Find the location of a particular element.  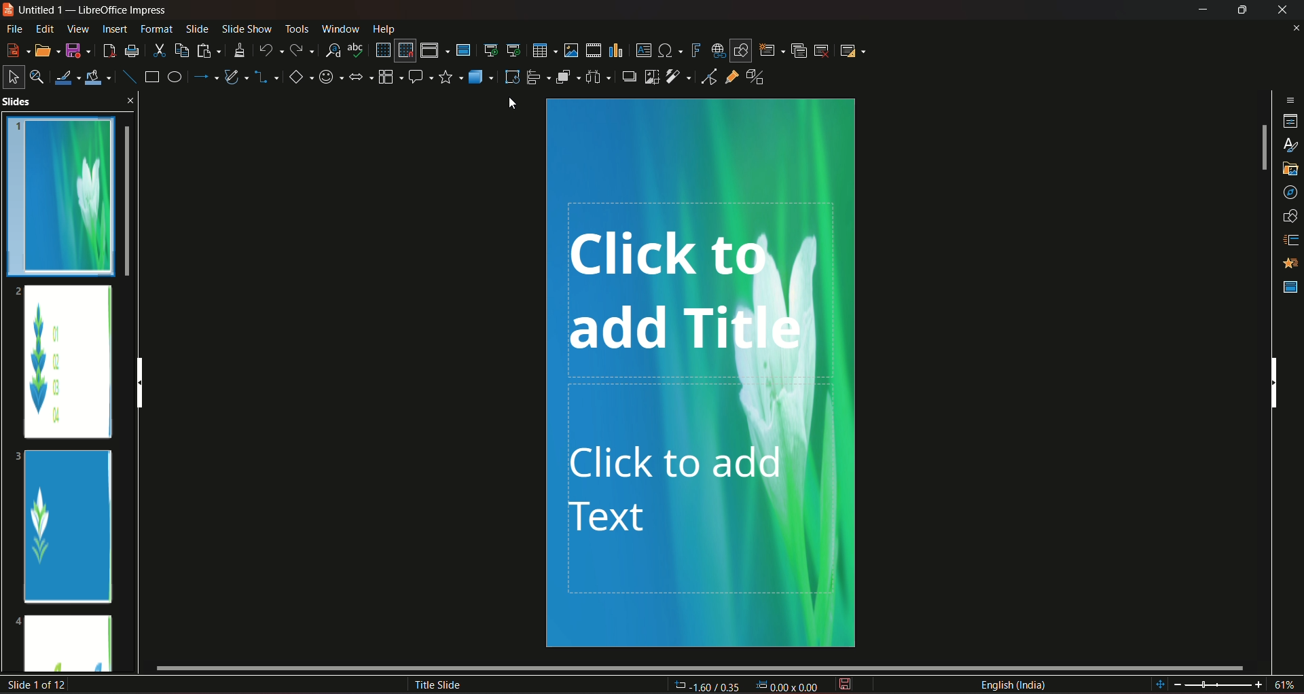

insert line is located at coordinates (128, 74).